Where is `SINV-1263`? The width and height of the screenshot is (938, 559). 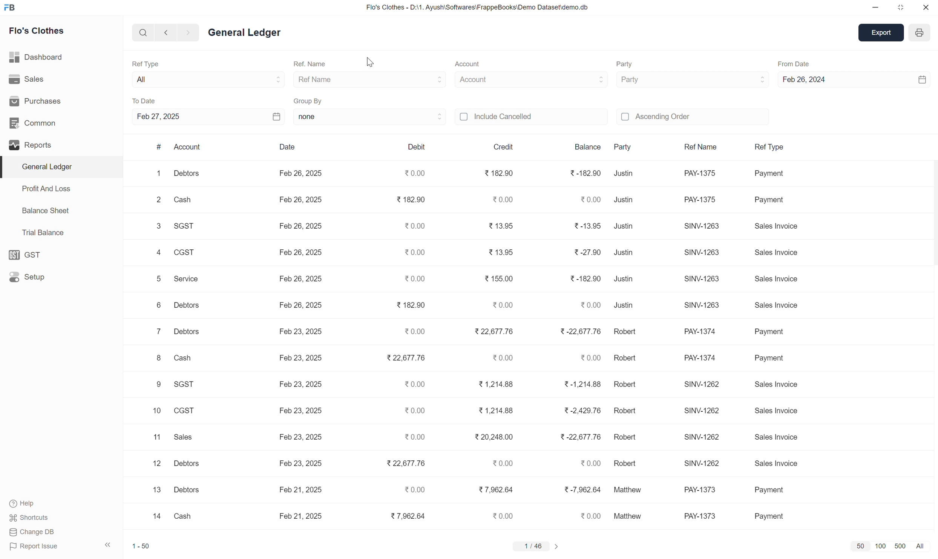
SINV-1263 is located at coordinates (698, 279).